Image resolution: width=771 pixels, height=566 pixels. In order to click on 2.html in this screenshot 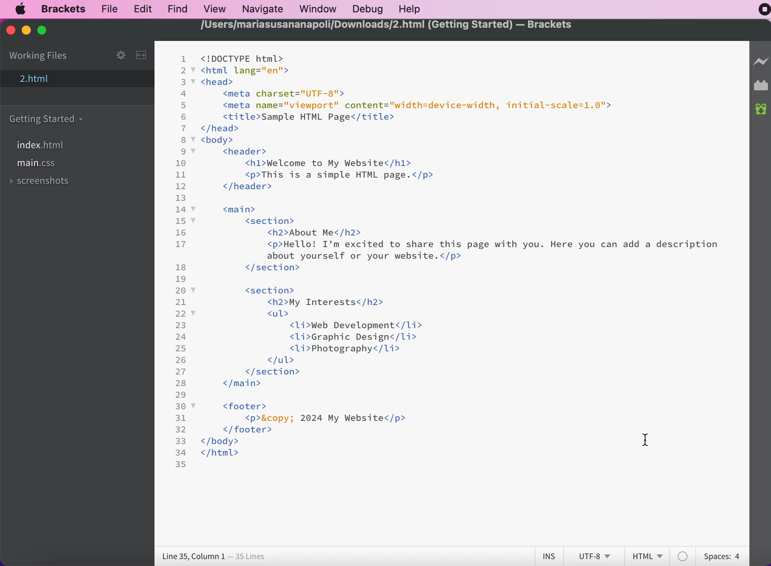, I will do `click(76, 80)`.